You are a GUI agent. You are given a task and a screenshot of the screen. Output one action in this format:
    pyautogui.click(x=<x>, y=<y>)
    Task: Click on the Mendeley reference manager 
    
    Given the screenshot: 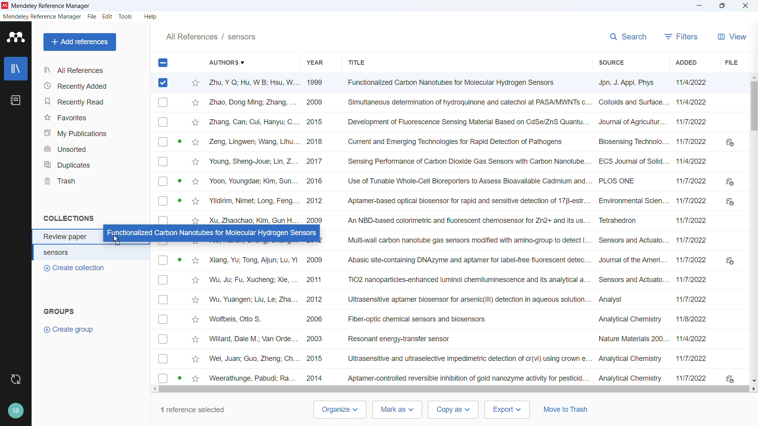 What is the action you would take?
    pyautogui.click(x=42, y=17)
    